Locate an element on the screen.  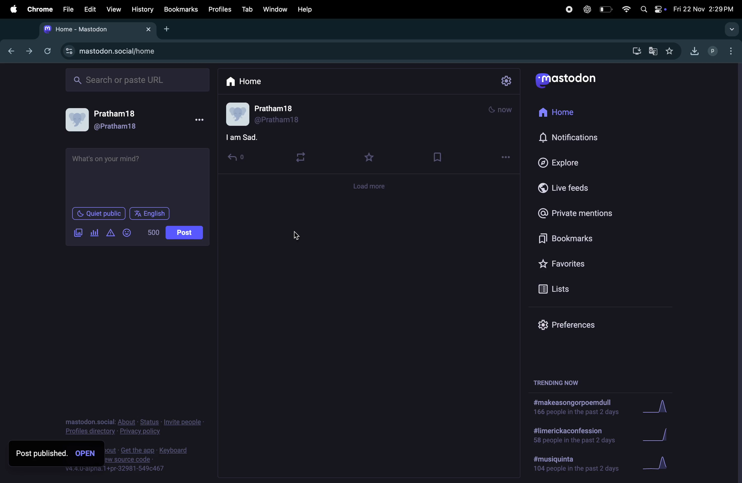
search bar is located at coordinates (136, 79).